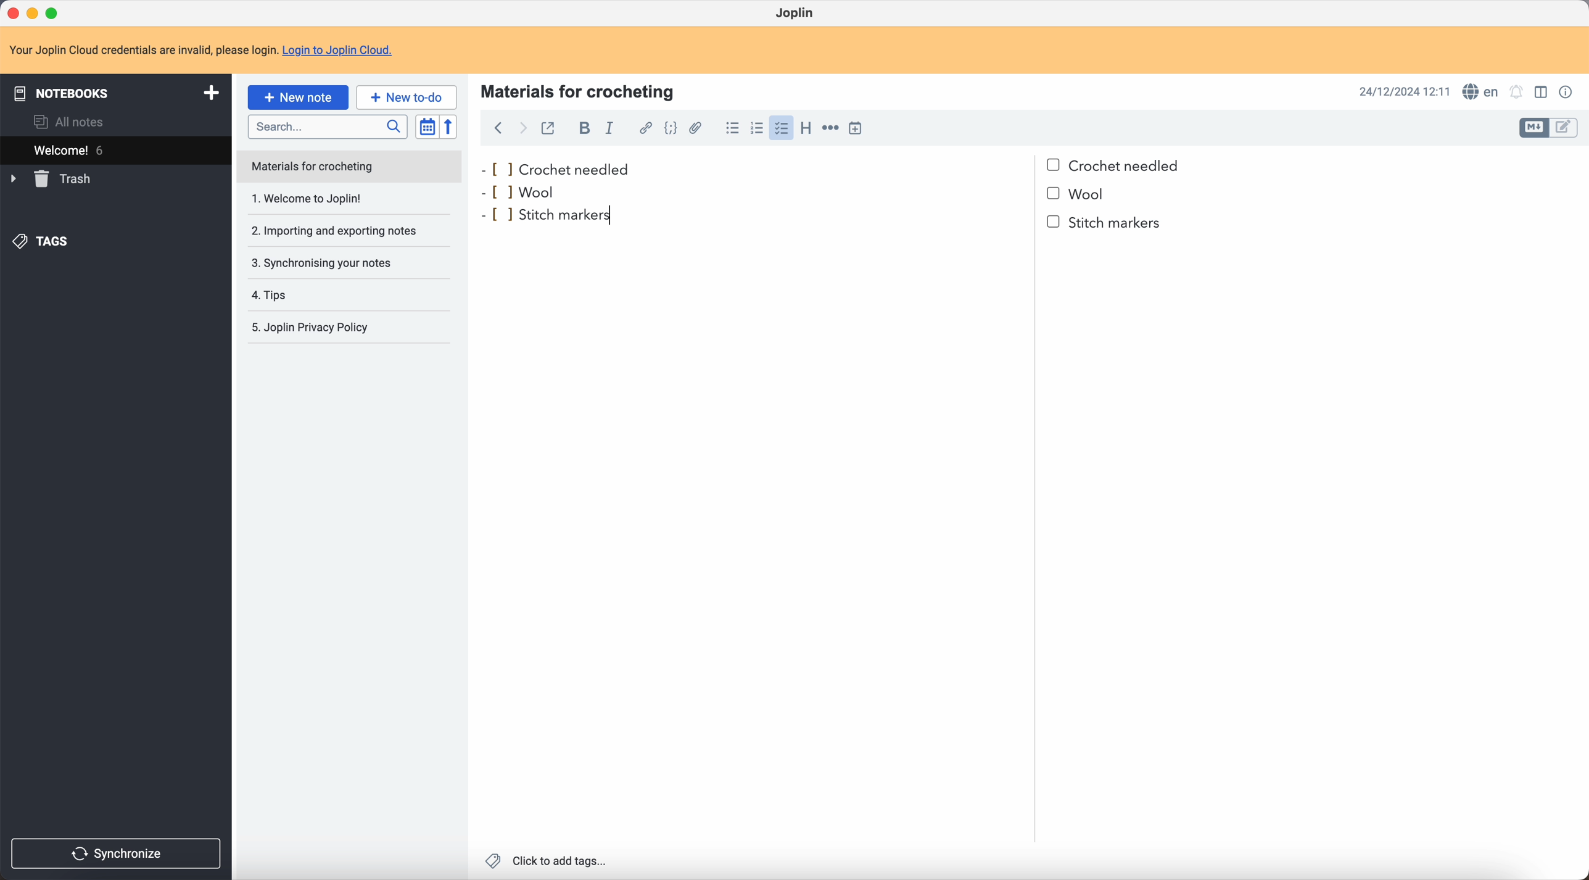 This screenshot has height=880, width=1589. Describe the element at coordinates (450, 127) in the screenshot. I see `reverse sort order` at that location.